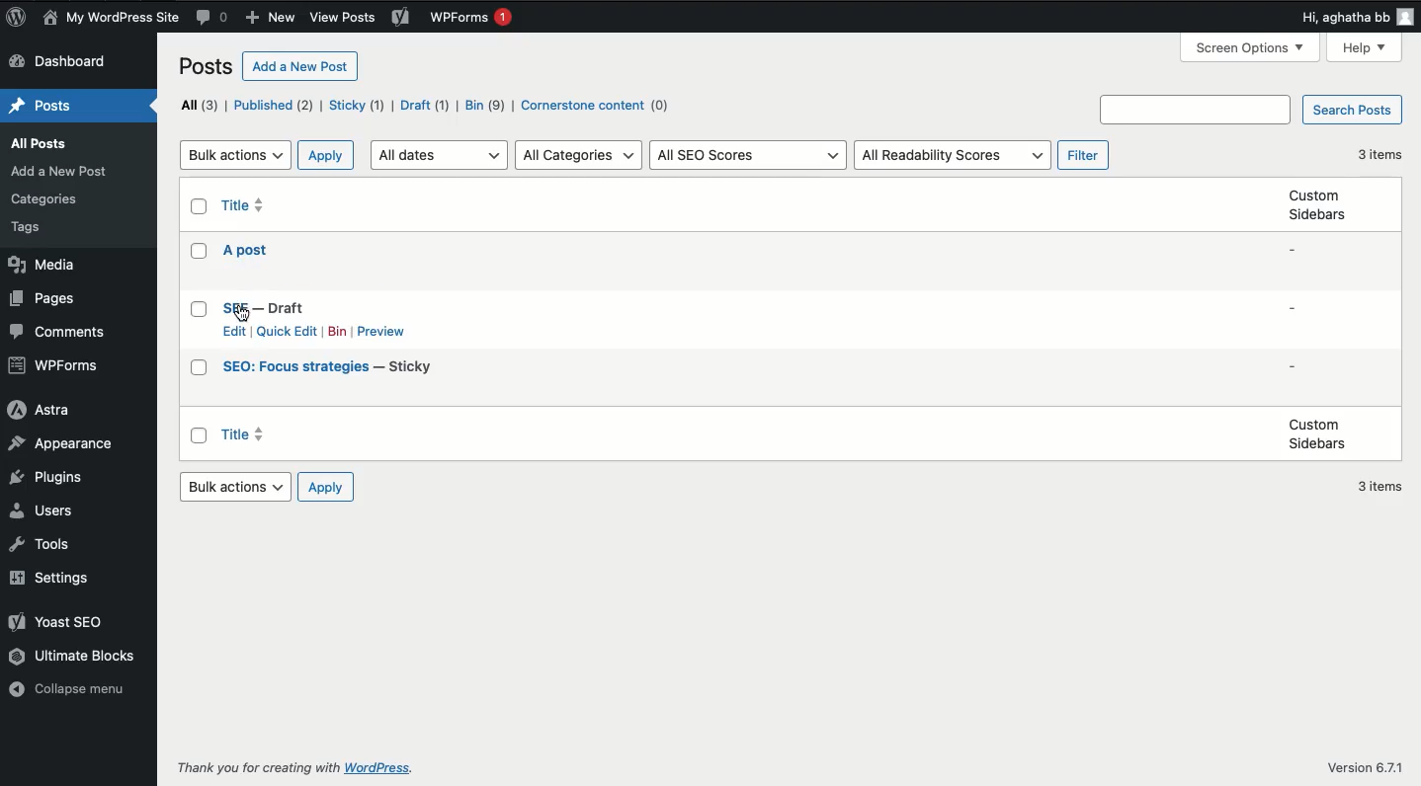 The height and width of the screenshot is (786, 1421). What do you see at coordinates (404, 16) in the screenshot?
I see `Yoast` at bounding box center [404, 16].